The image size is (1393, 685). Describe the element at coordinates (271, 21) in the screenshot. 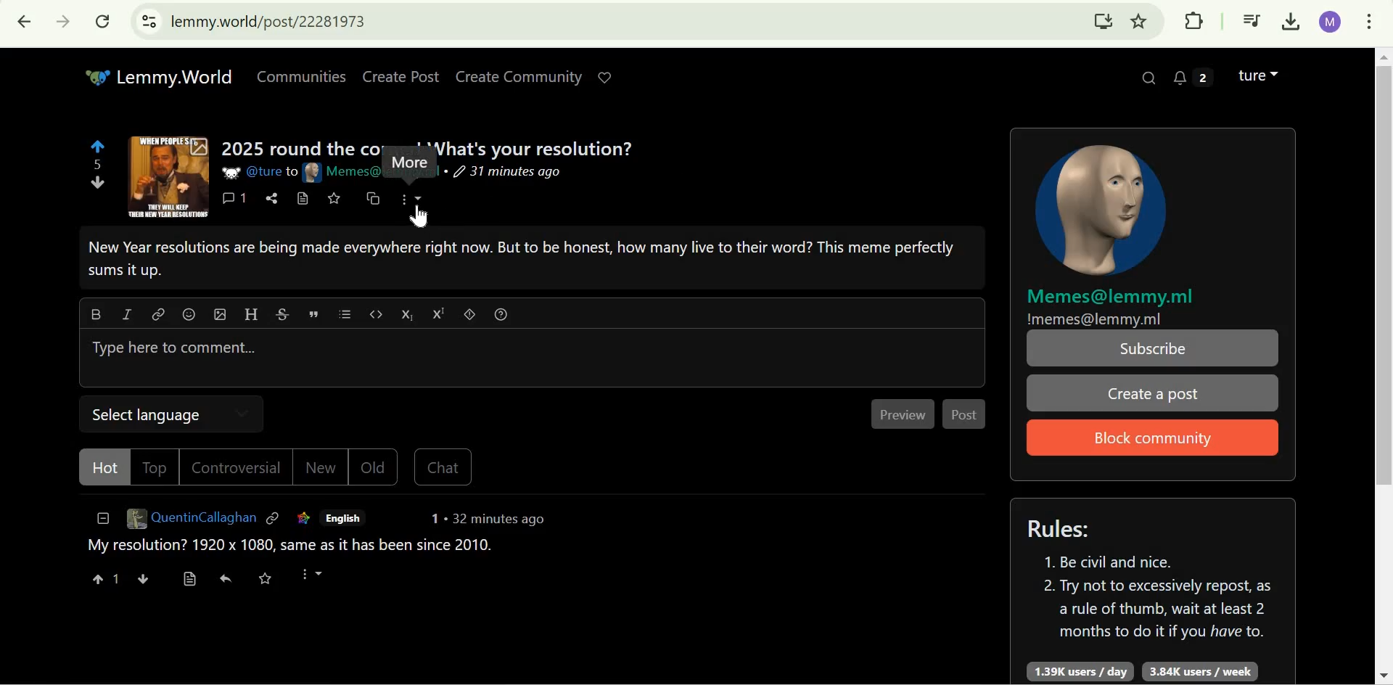

I see `lemmy.world/post/22281973` at that location.